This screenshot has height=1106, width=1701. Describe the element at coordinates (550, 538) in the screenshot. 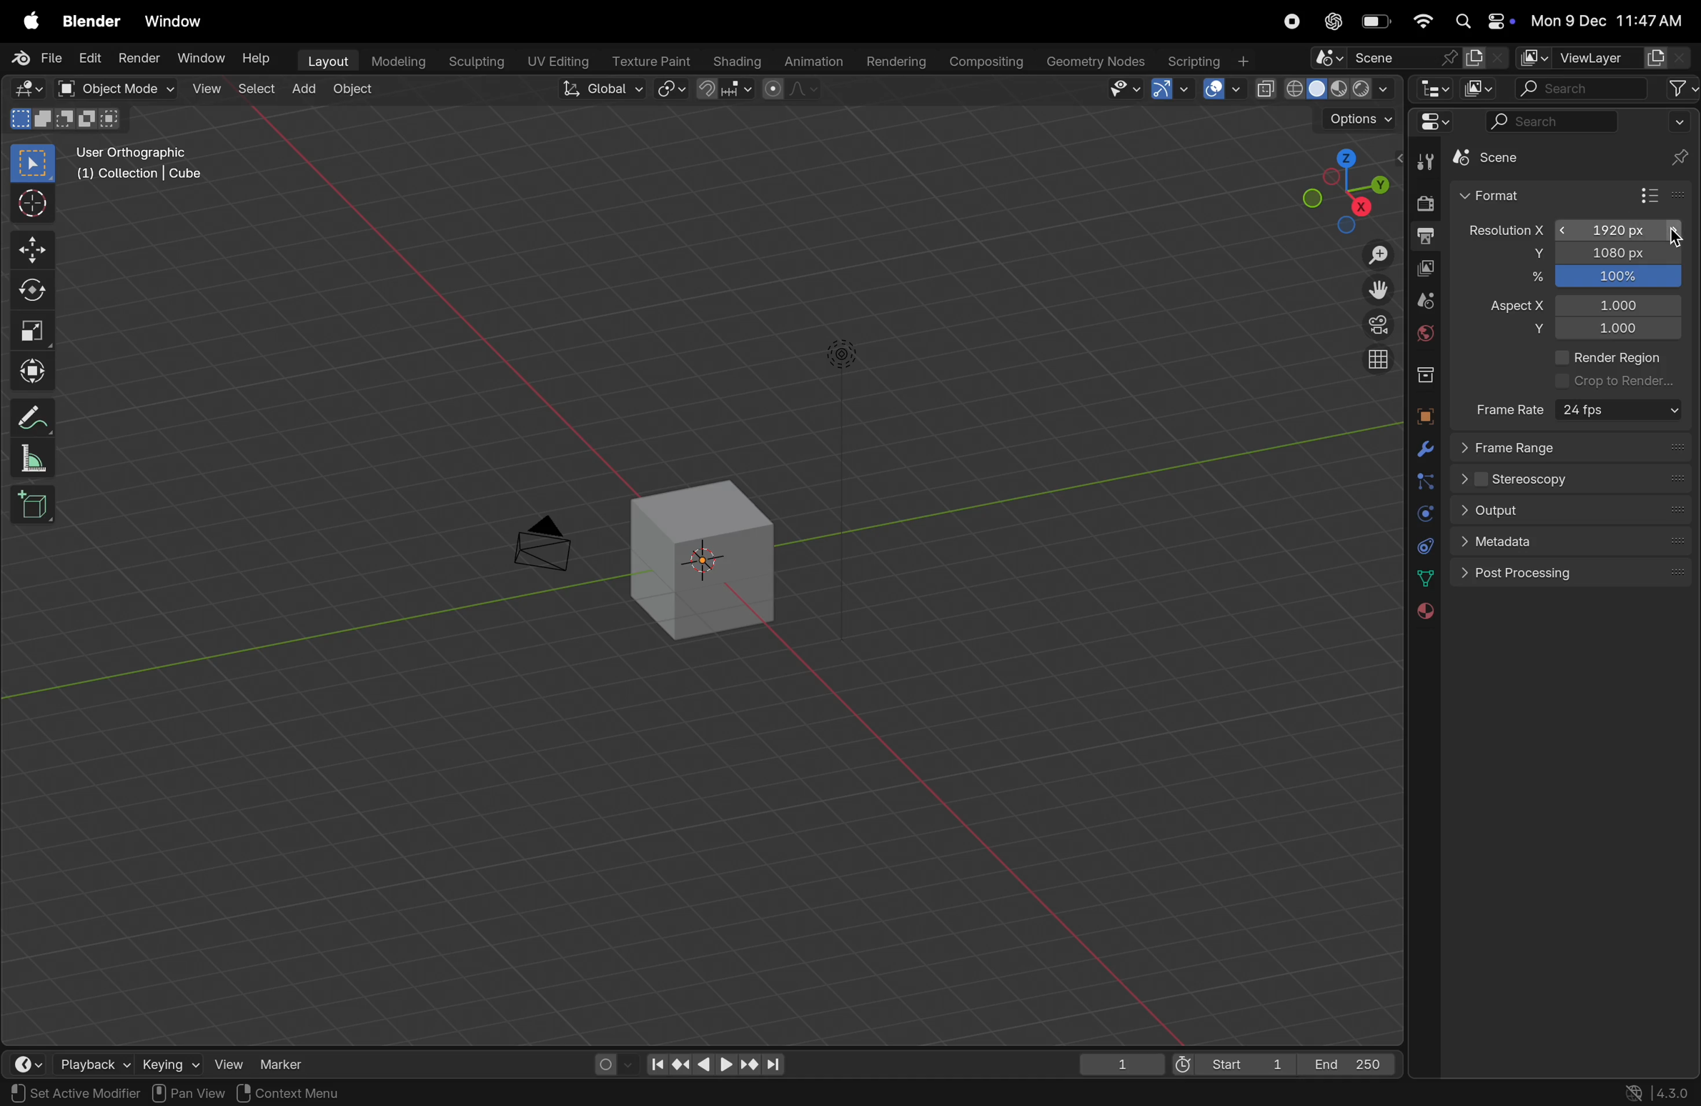

I see `camera` at that location.